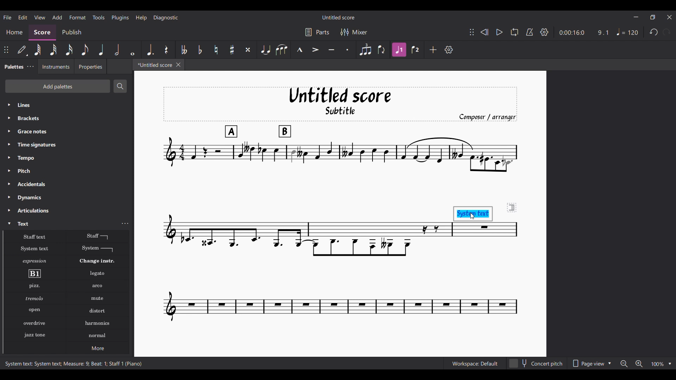 The width and height of the screenshot is (676, 380). What do you see at coordinates (514, 32) in the screenshot?
I see `Loop playback` at bounding box center [514, 32].